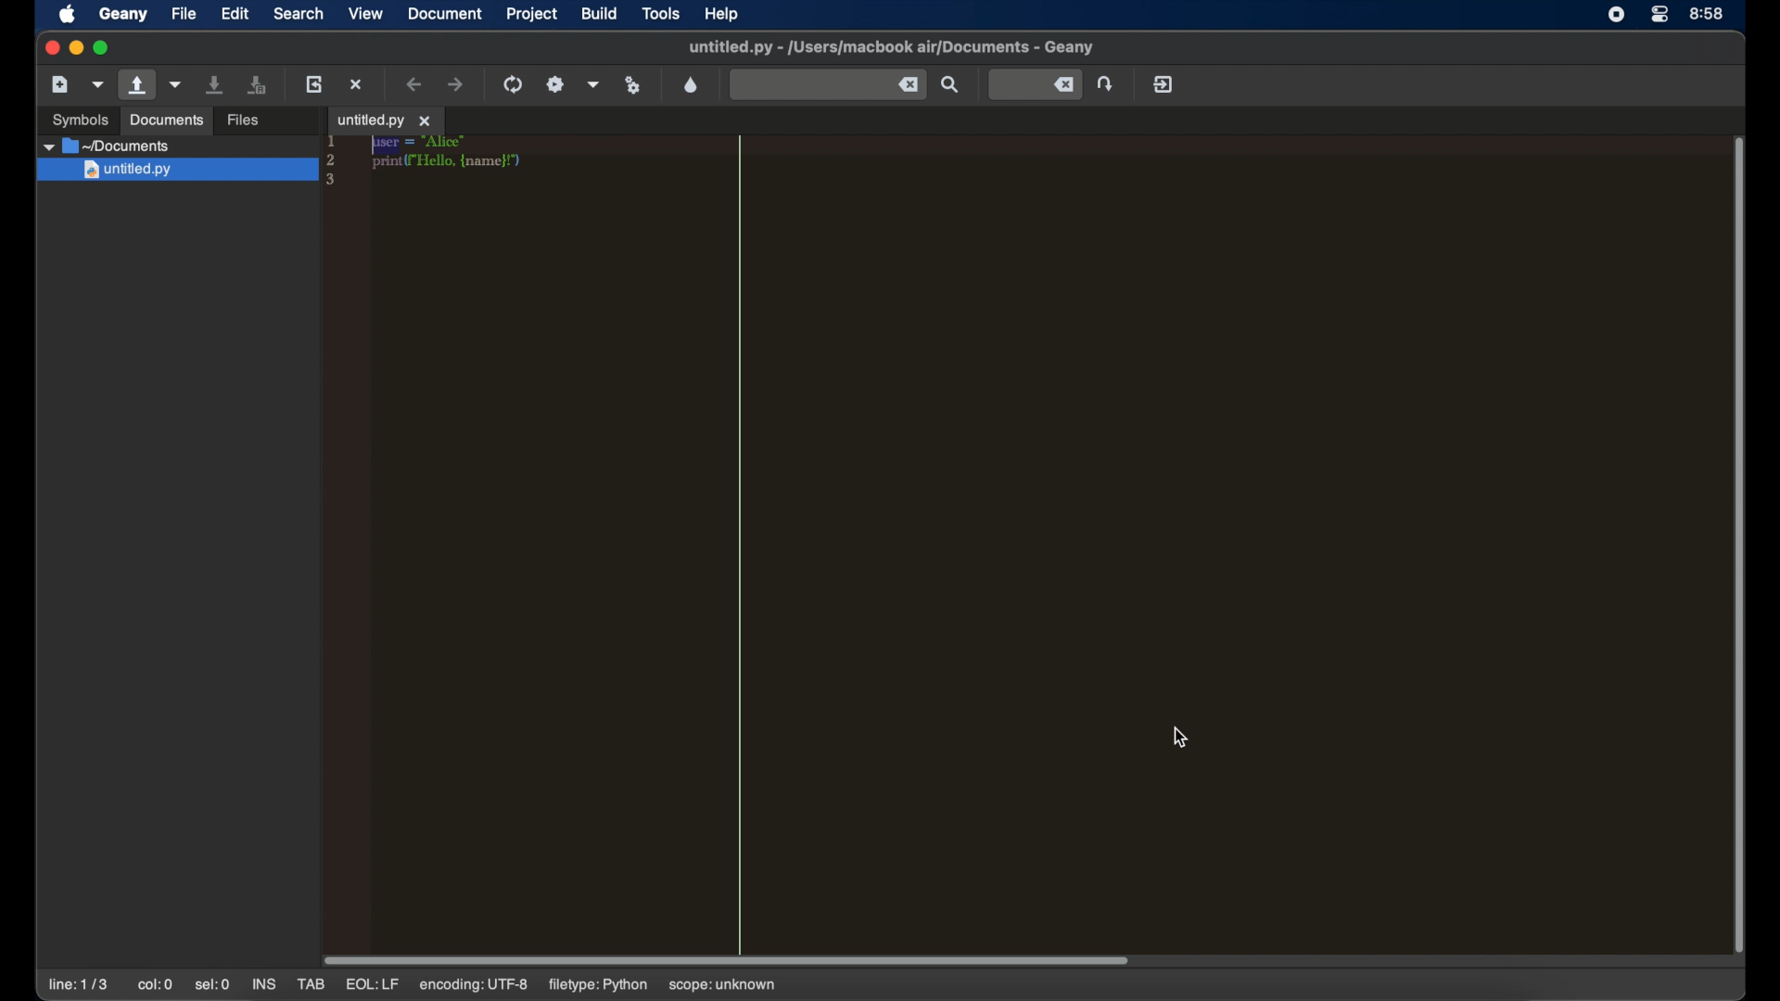 This screenshot has width=1780, height=1001. What do you see at coordinates (446, 14) in the screenshot?
I see `document` at bounding box center [446, 14].